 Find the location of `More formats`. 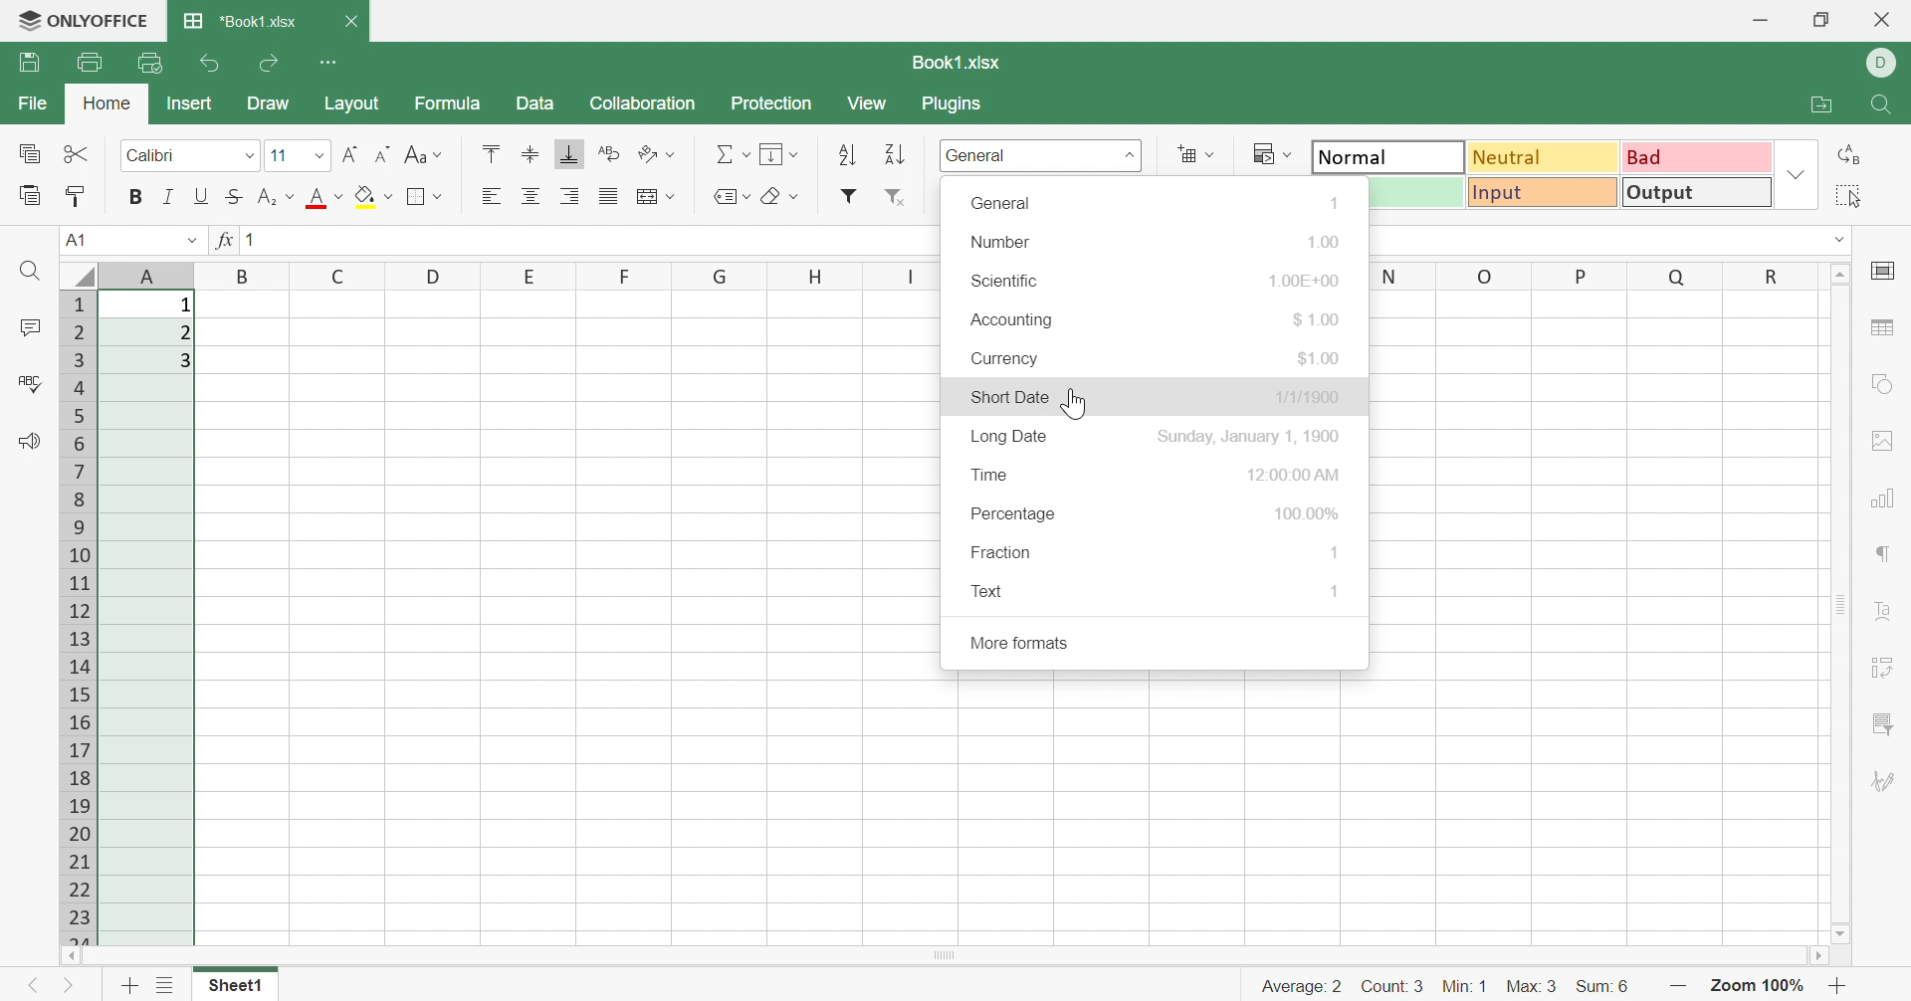

More formats is located at coordinates (1021, 643).